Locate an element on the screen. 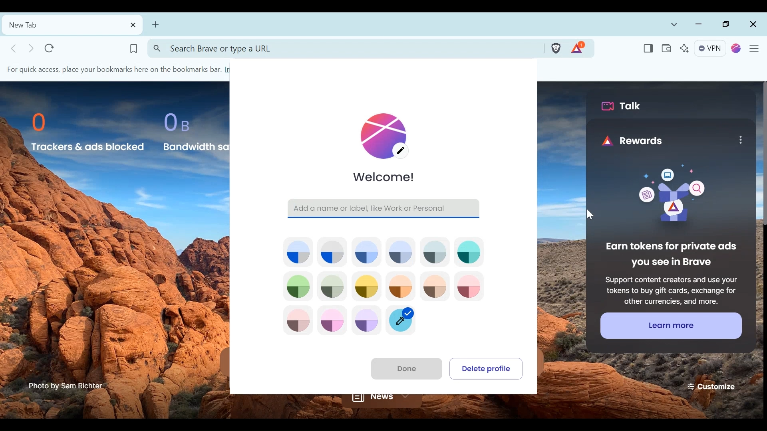  0 B Bandwidth Saved is located at coordinates (193, 130).